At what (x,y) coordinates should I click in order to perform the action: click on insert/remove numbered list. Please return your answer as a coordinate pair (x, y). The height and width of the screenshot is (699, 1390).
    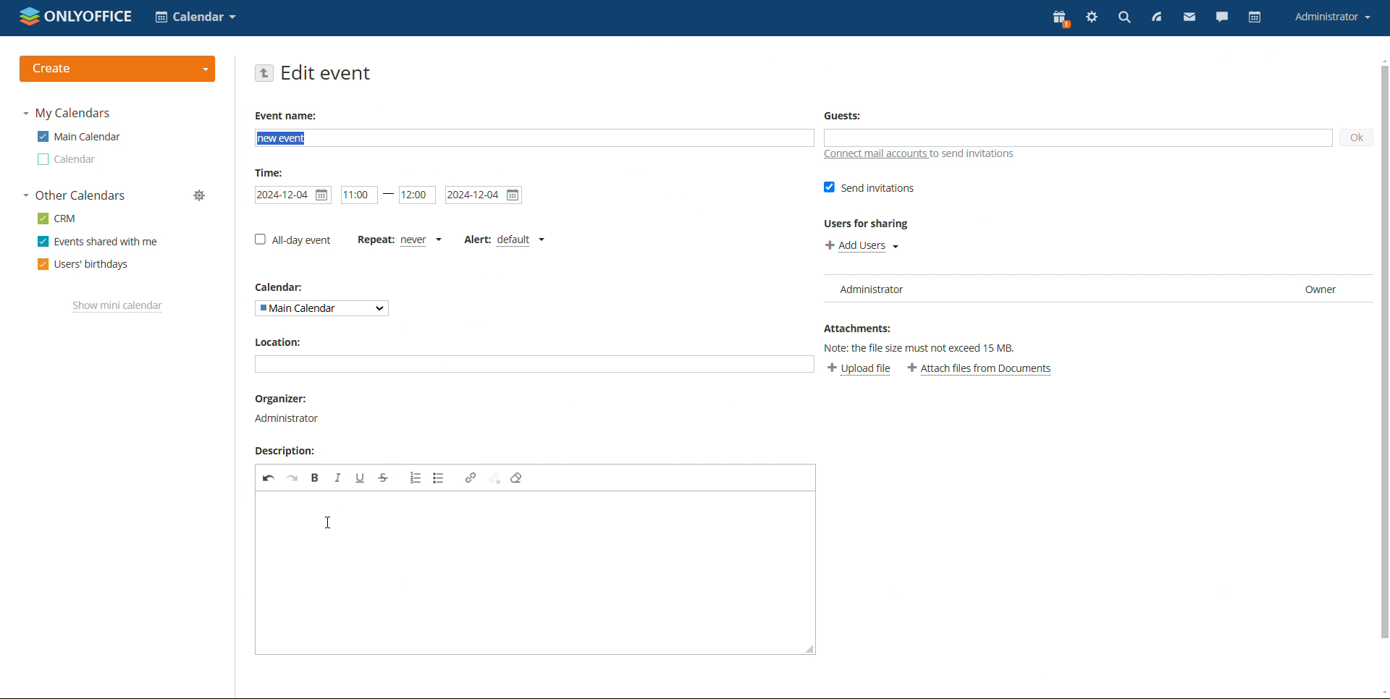
    Looking at the image, I should click on (415, 477).